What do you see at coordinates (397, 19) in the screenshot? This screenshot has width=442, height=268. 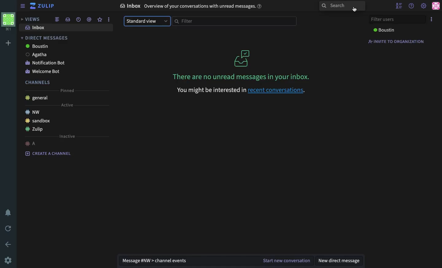 I see `filter users ` at bounding box center [397, 19].